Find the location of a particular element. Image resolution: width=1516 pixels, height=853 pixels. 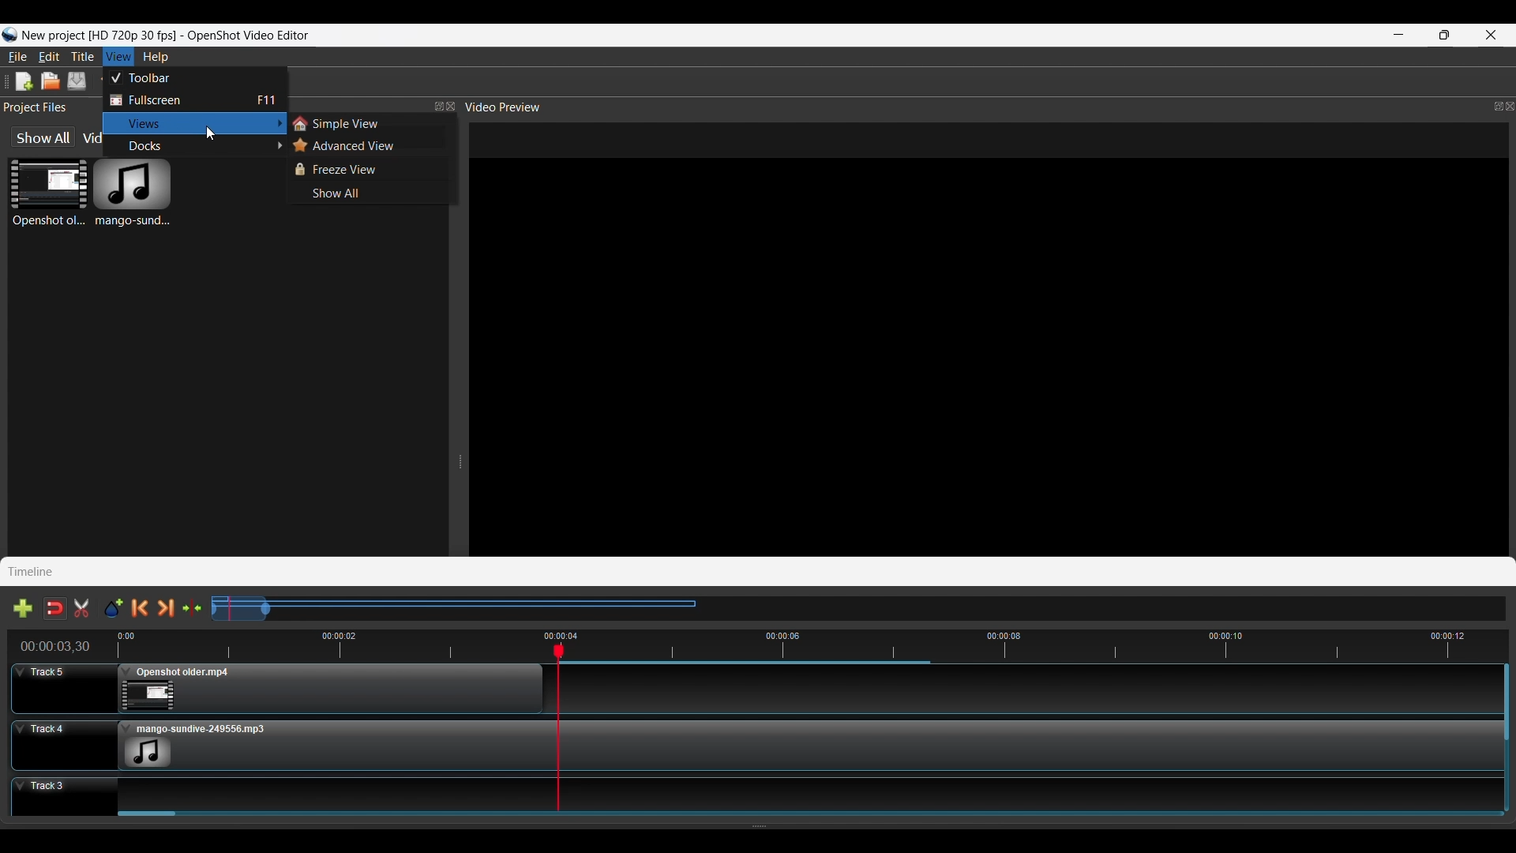

show All is located at coordinates (42, 137).